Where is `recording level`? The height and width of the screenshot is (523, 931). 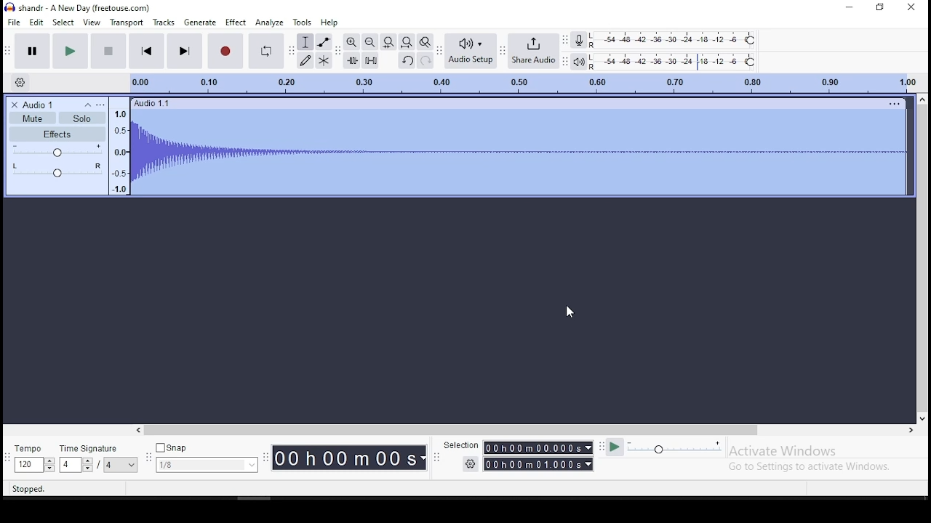 recording level is located at coordinates (676, 38).